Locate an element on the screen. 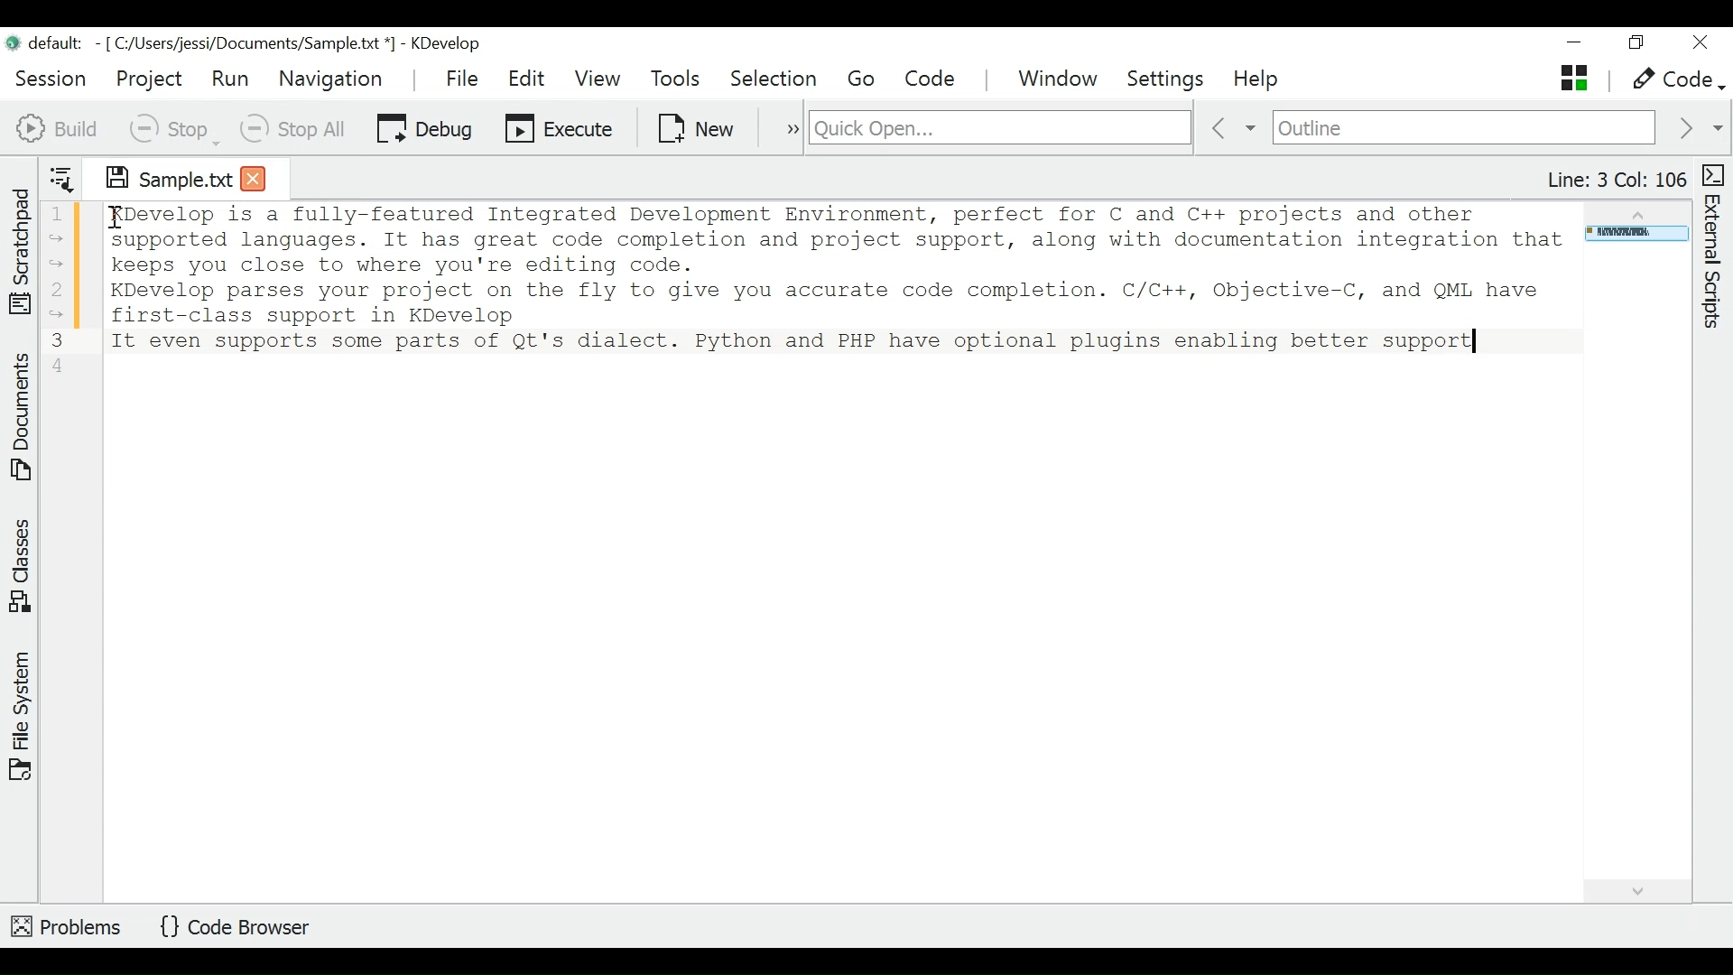 The width and height of the screenshot is (1733, 975). Documents is located at coordinates (23, 420).